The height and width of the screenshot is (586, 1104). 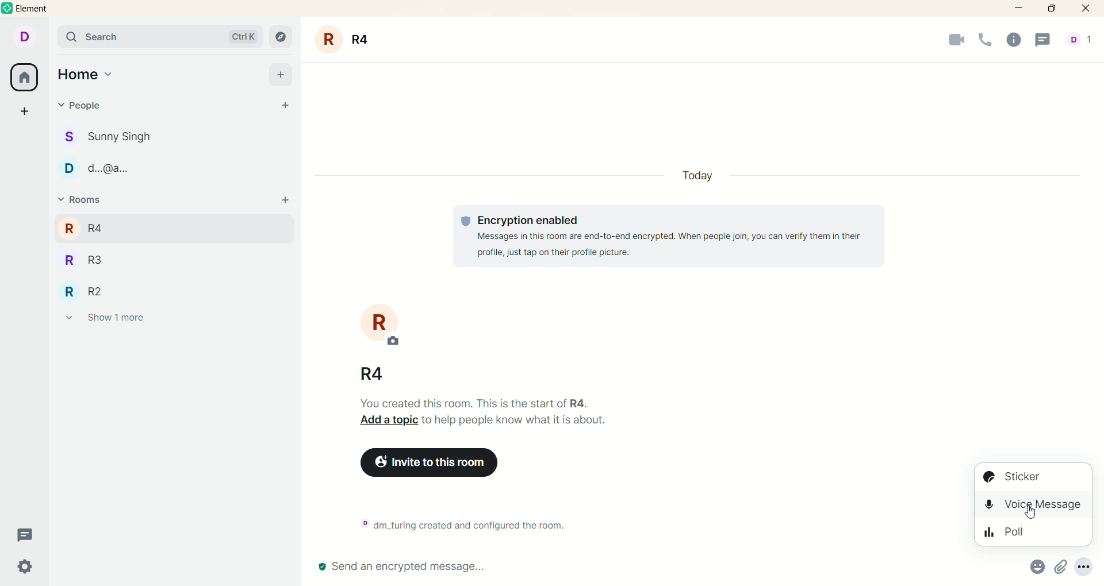 I want to click on close, so click(x=1088, y=9).